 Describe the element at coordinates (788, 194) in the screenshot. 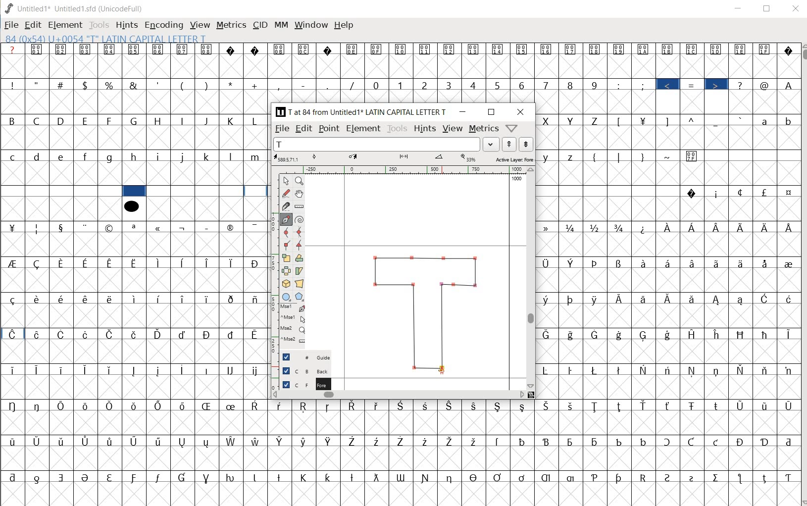

I see `Symbol` at that location.